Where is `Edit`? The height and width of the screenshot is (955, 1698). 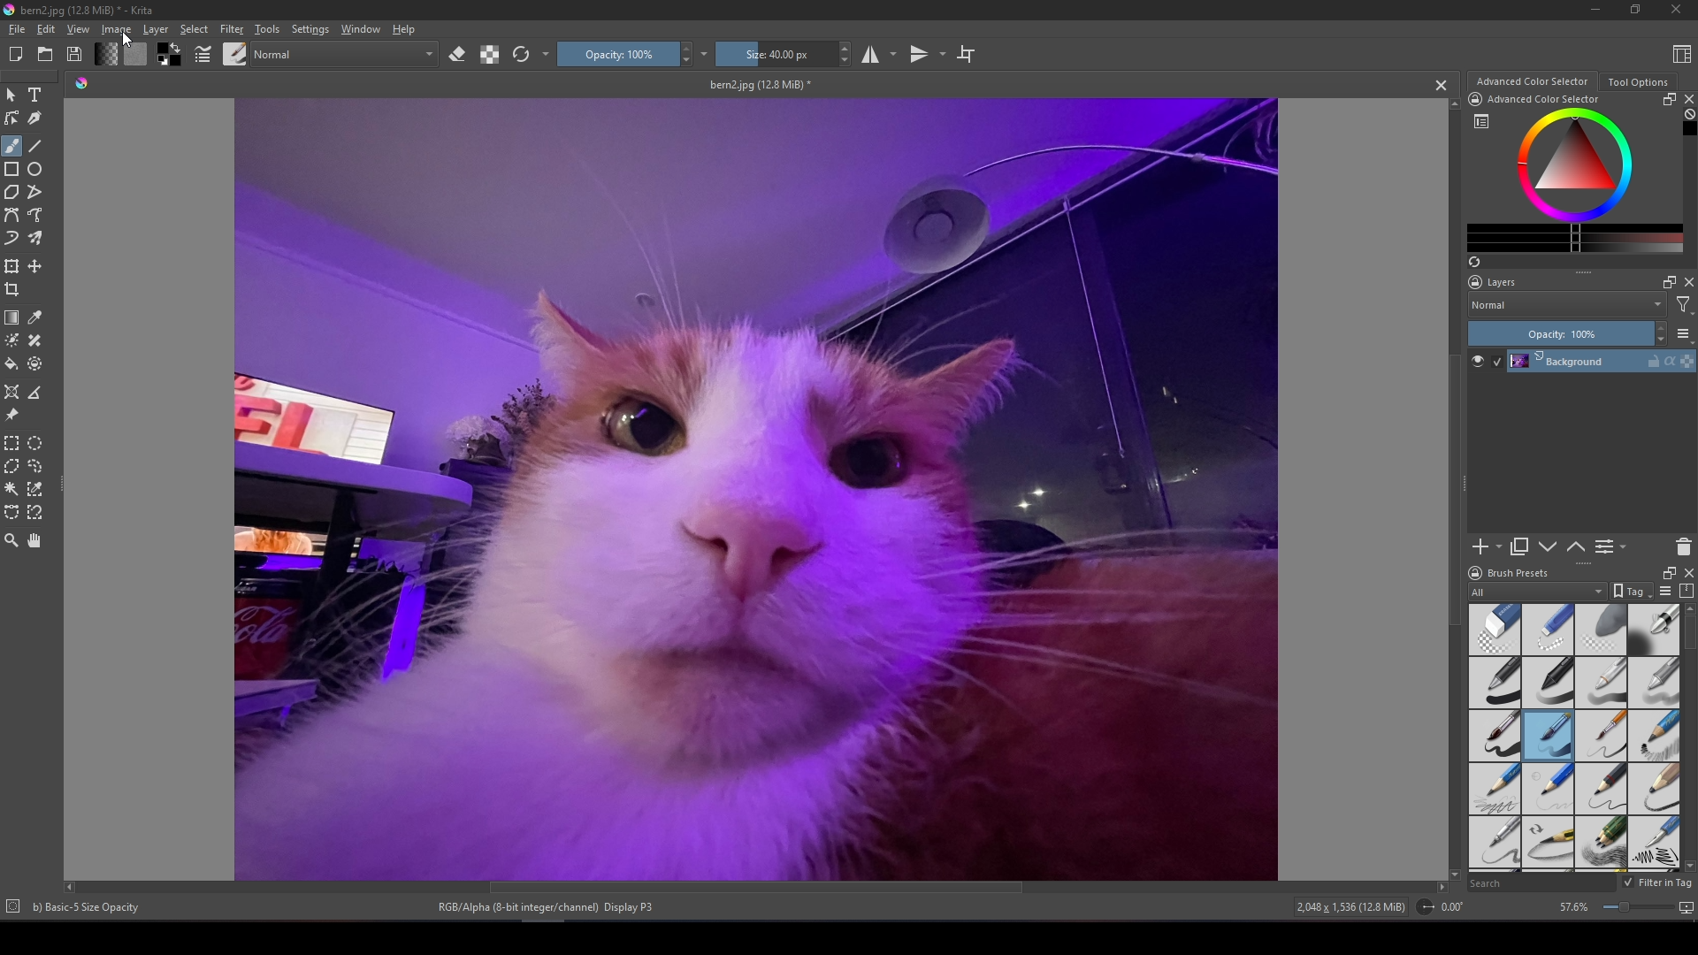 Edit is located at coordinates (46, 30).